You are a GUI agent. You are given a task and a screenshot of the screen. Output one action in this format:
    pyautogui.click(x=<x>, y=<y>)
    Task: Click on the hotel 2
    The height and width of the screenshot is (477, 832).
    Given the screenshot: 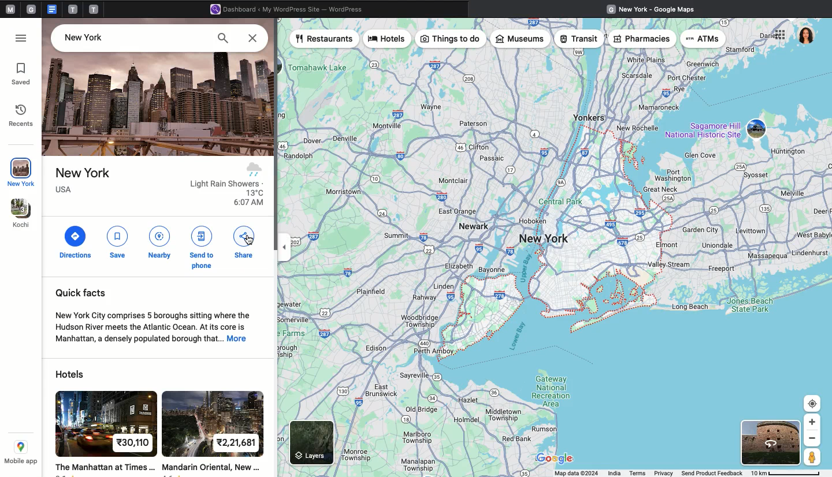 What is the action you would take?
    pyautogui.click(x=211, y=426)
    